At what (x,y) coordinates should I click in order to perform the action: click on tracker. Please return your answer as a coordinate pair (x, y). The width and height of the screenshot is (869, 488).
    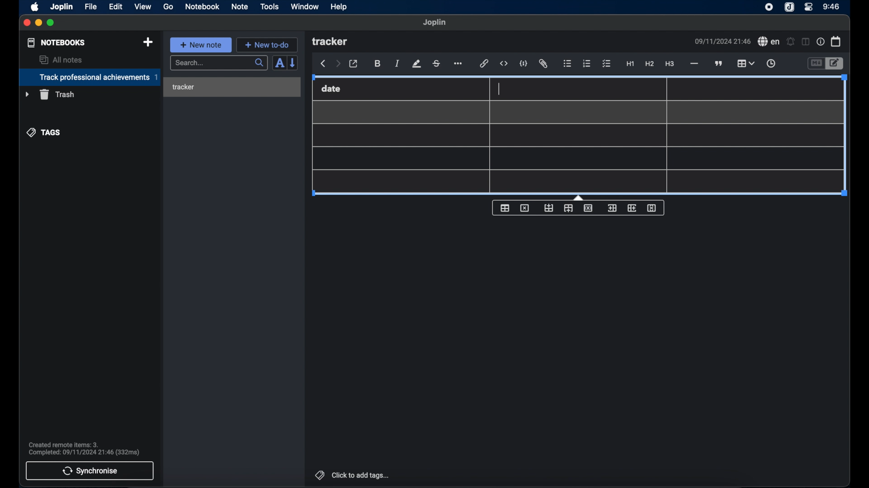
    Looking at the image, I should click on (183, 87).